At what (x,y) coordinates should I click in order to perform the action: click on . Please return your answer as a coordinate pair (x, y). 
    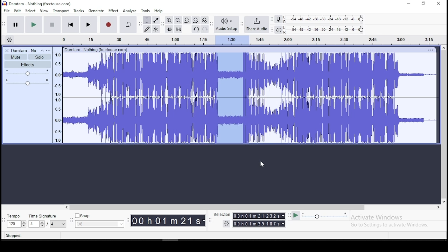
    Looking at the image, I should click on (241, 24).